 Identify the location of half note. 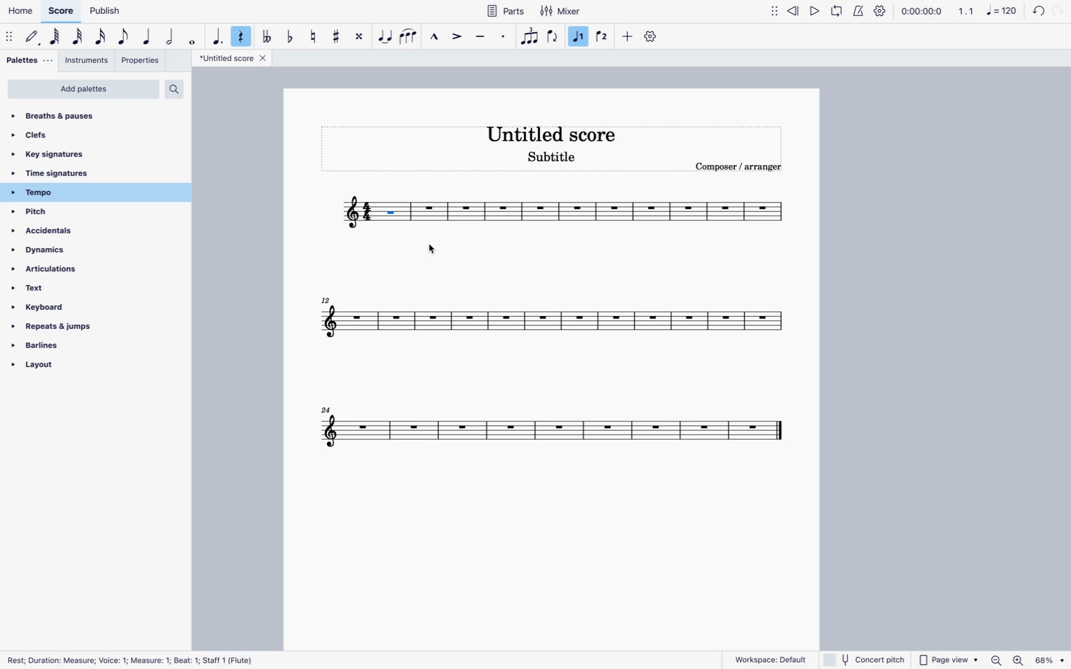
(172, 38).